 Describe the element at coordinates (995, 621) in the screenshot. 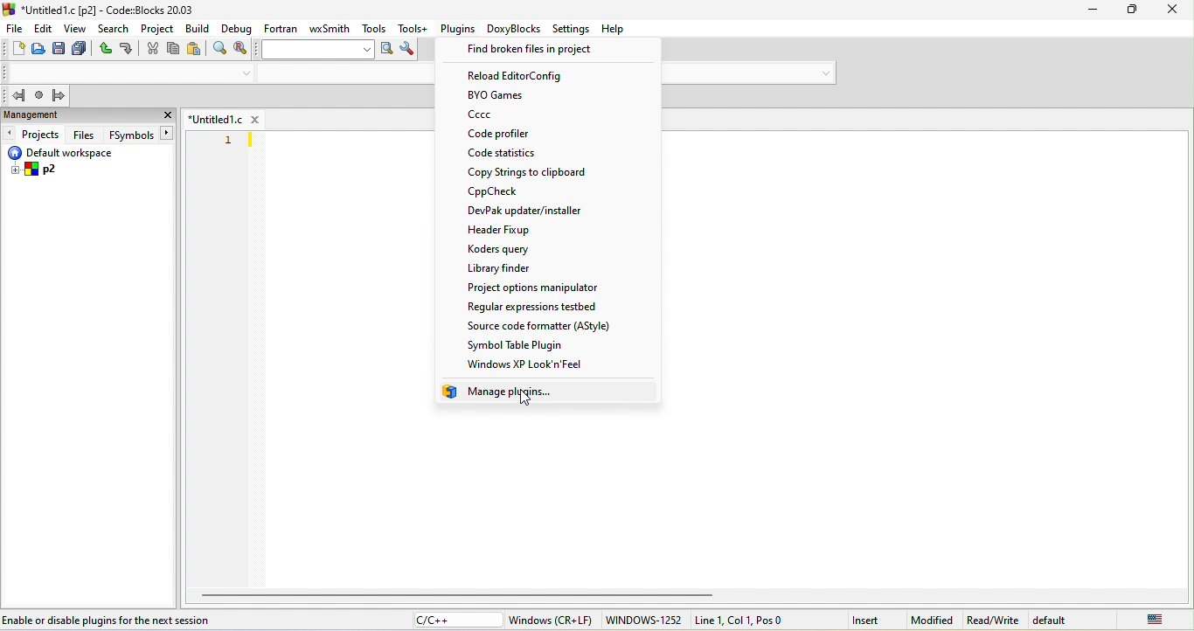

I see `read\write` at that location.